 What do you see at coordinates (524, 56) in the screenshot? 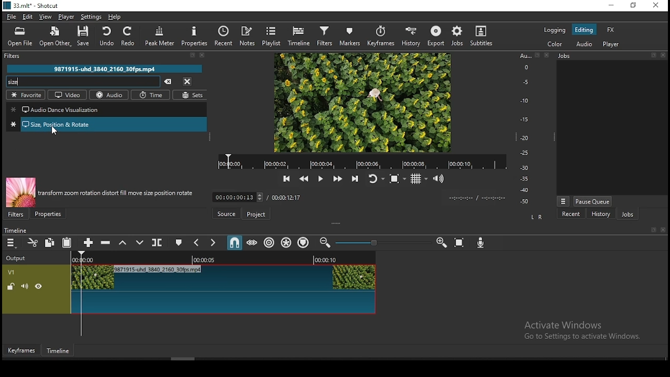
I see `Au...` at bounding box center [524, 56].